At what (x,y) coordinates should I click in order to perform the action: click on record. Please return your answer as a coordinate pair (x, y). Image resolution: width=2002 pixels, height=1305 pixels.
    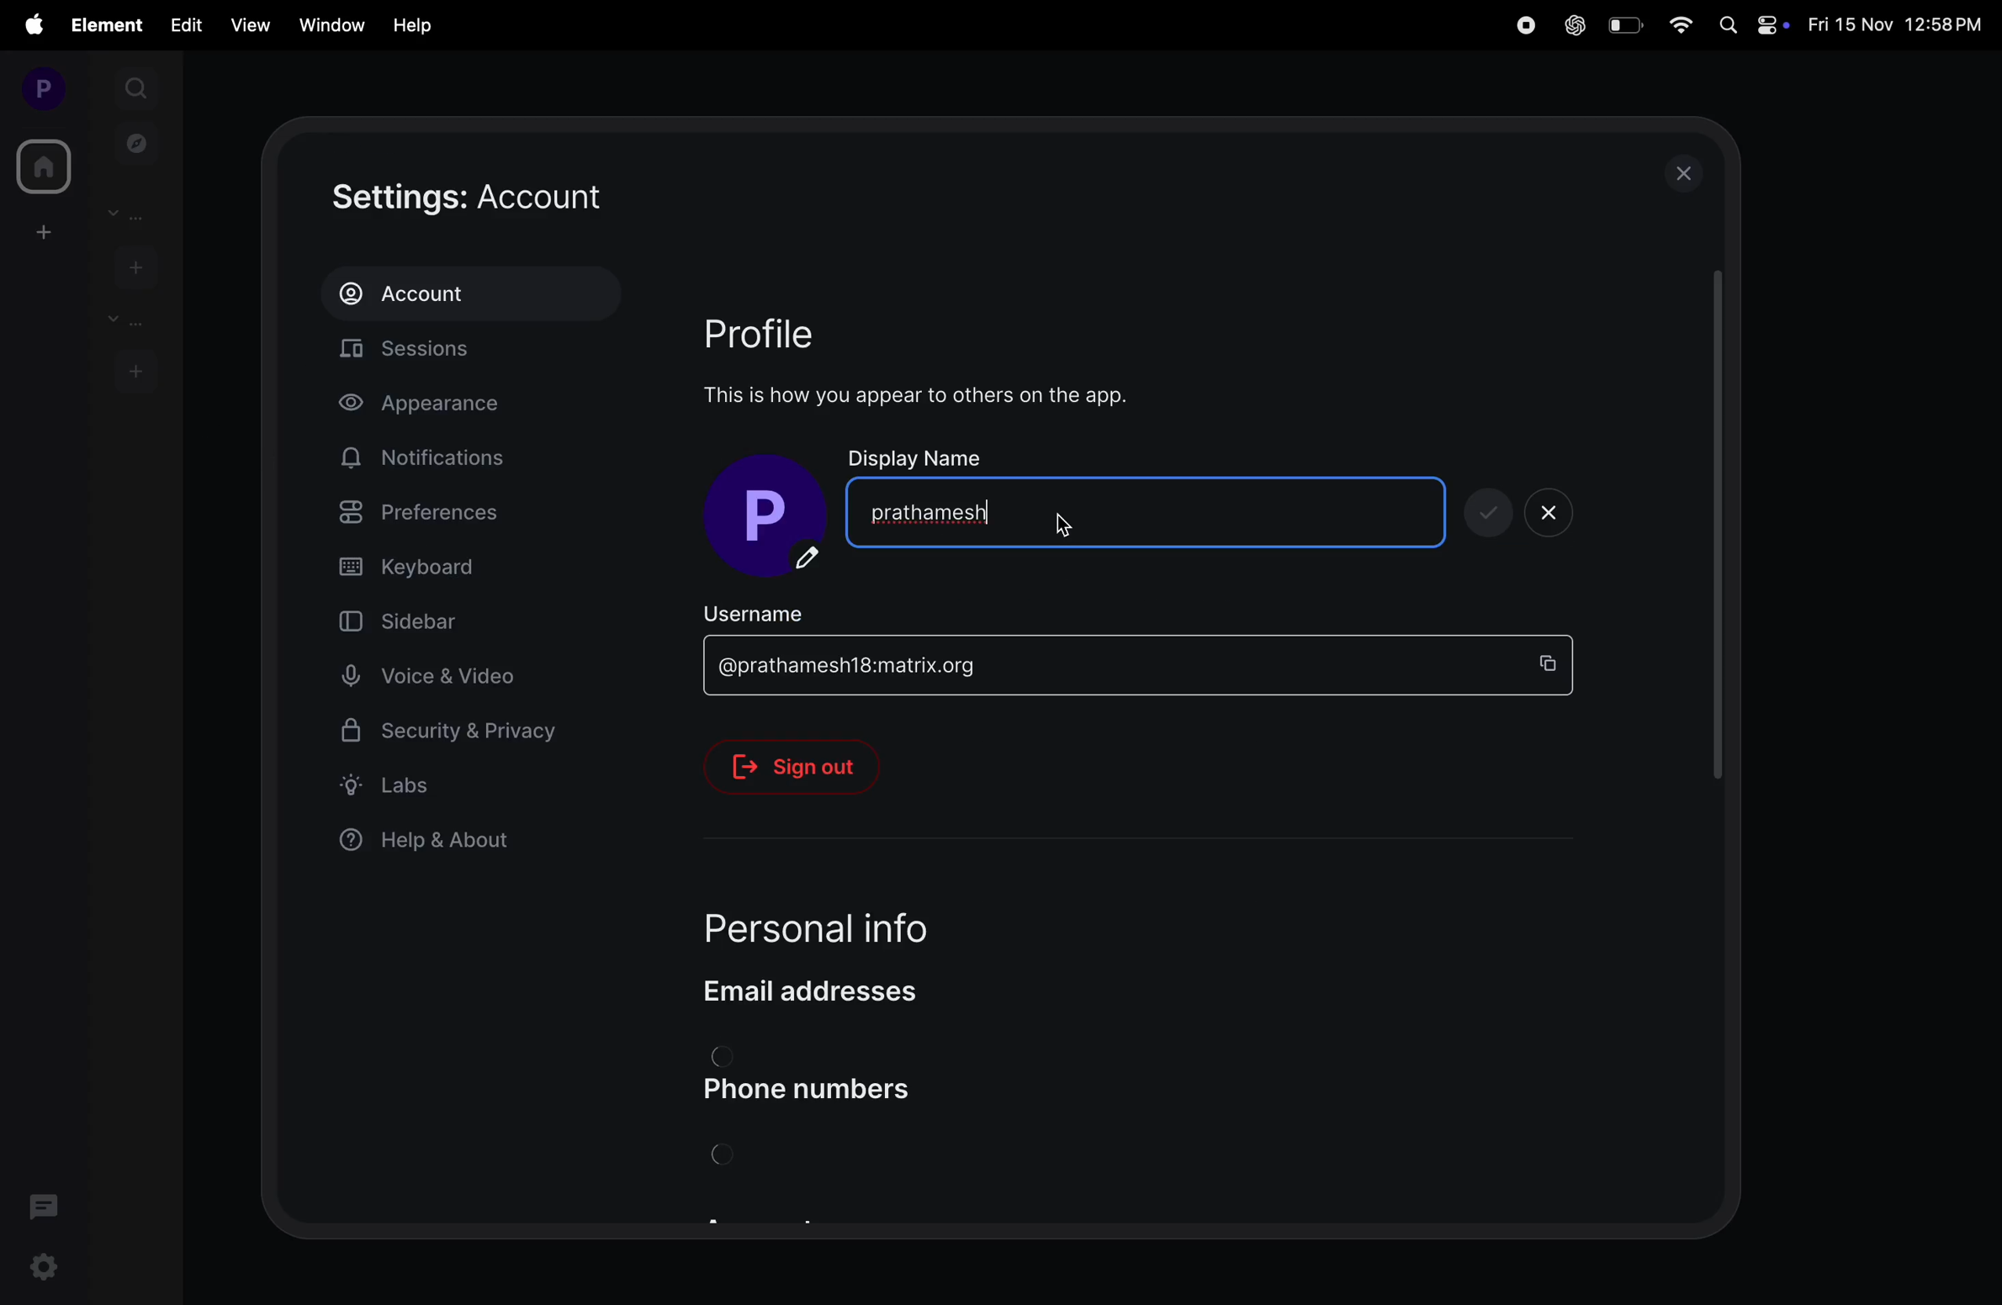
    Looking at the image, I should click on (1522, 25).